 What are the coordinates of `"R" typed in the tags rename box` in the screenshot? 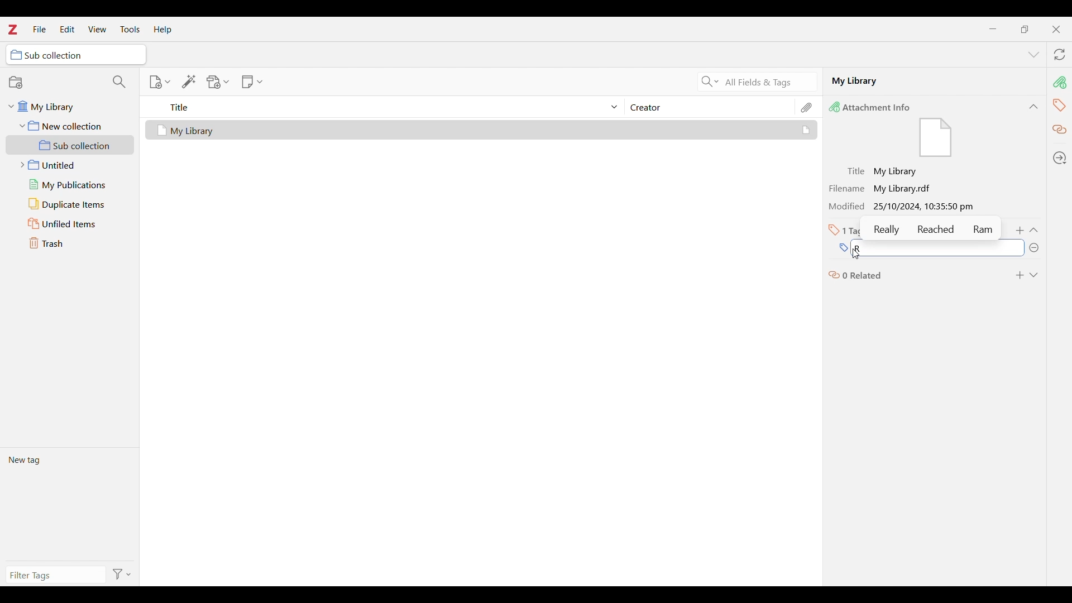 It's located at (877, 248).